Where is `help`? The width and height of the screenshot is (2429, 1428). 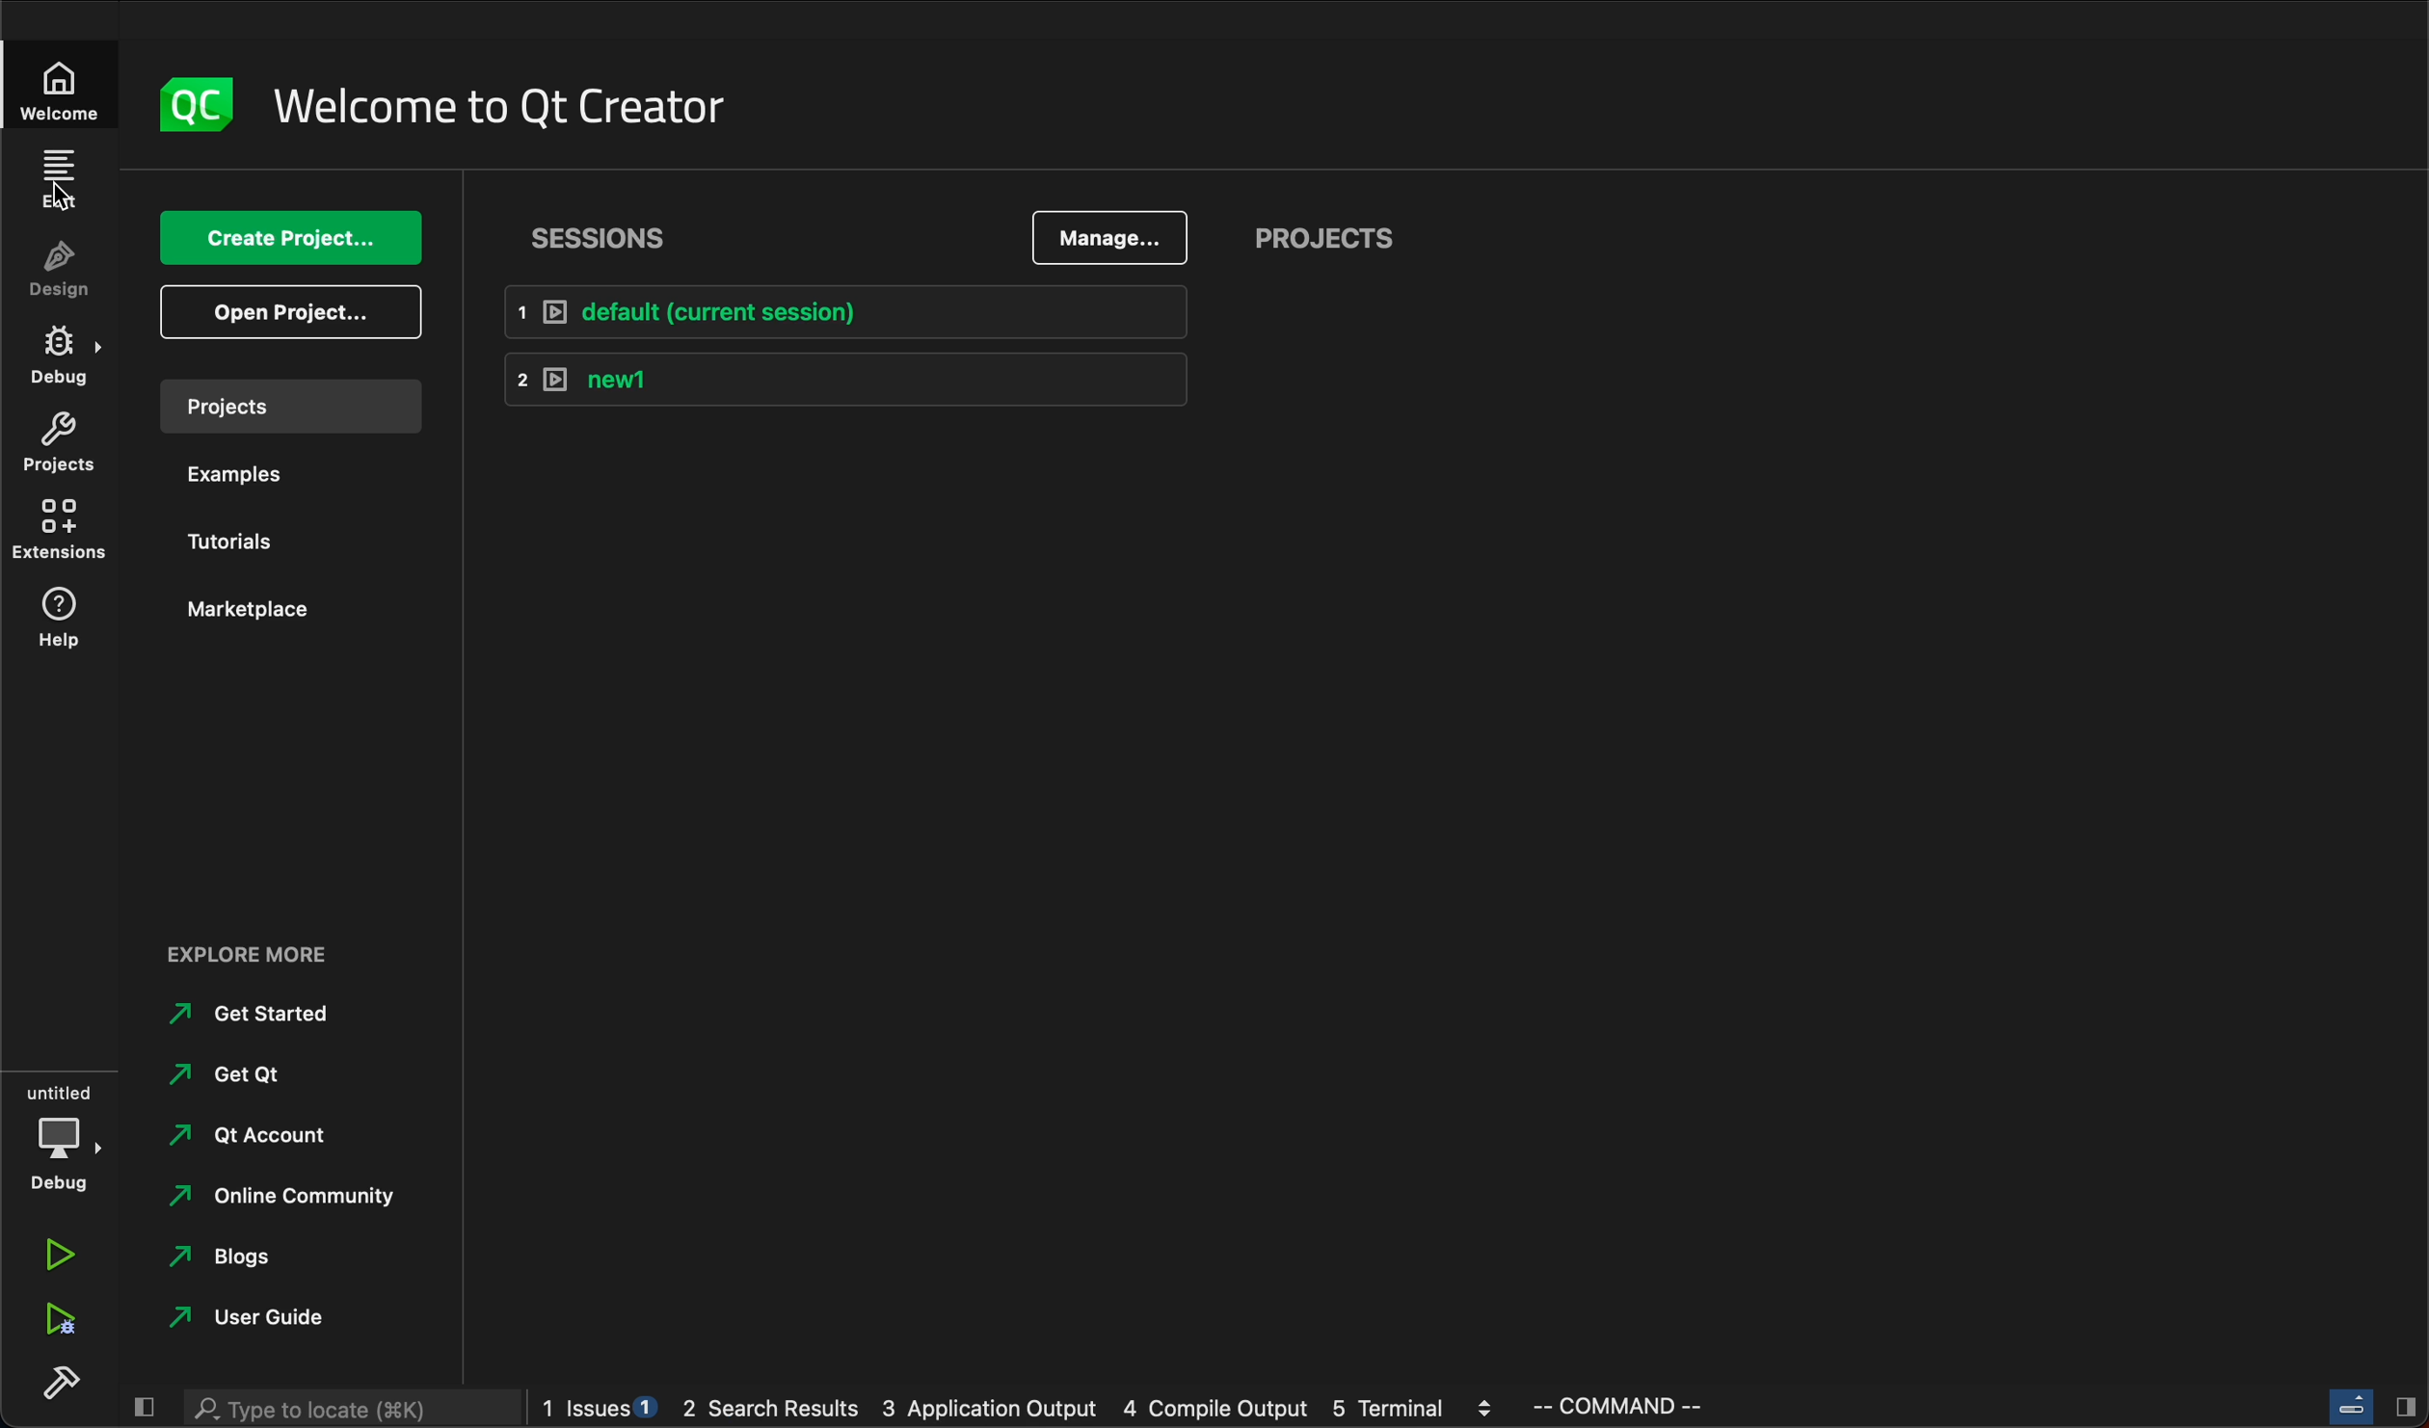 help is located at coordinates (58, 623).